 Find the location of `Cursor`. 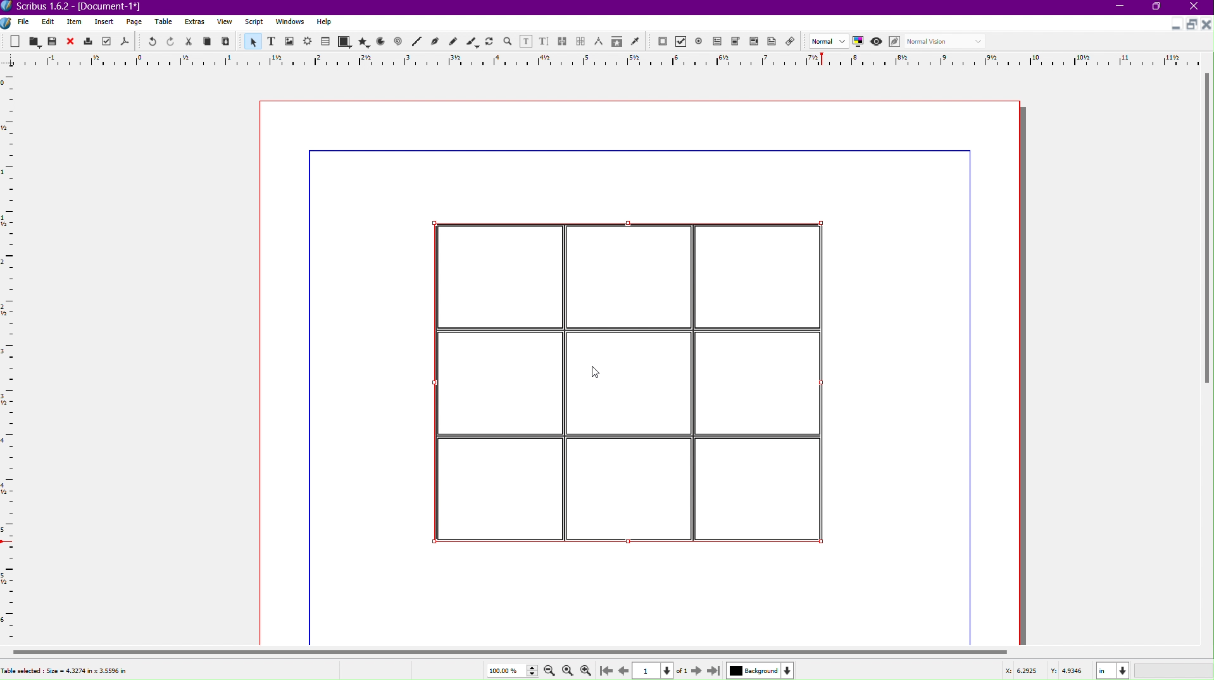

Cursor is located at coordinates (594, 371).